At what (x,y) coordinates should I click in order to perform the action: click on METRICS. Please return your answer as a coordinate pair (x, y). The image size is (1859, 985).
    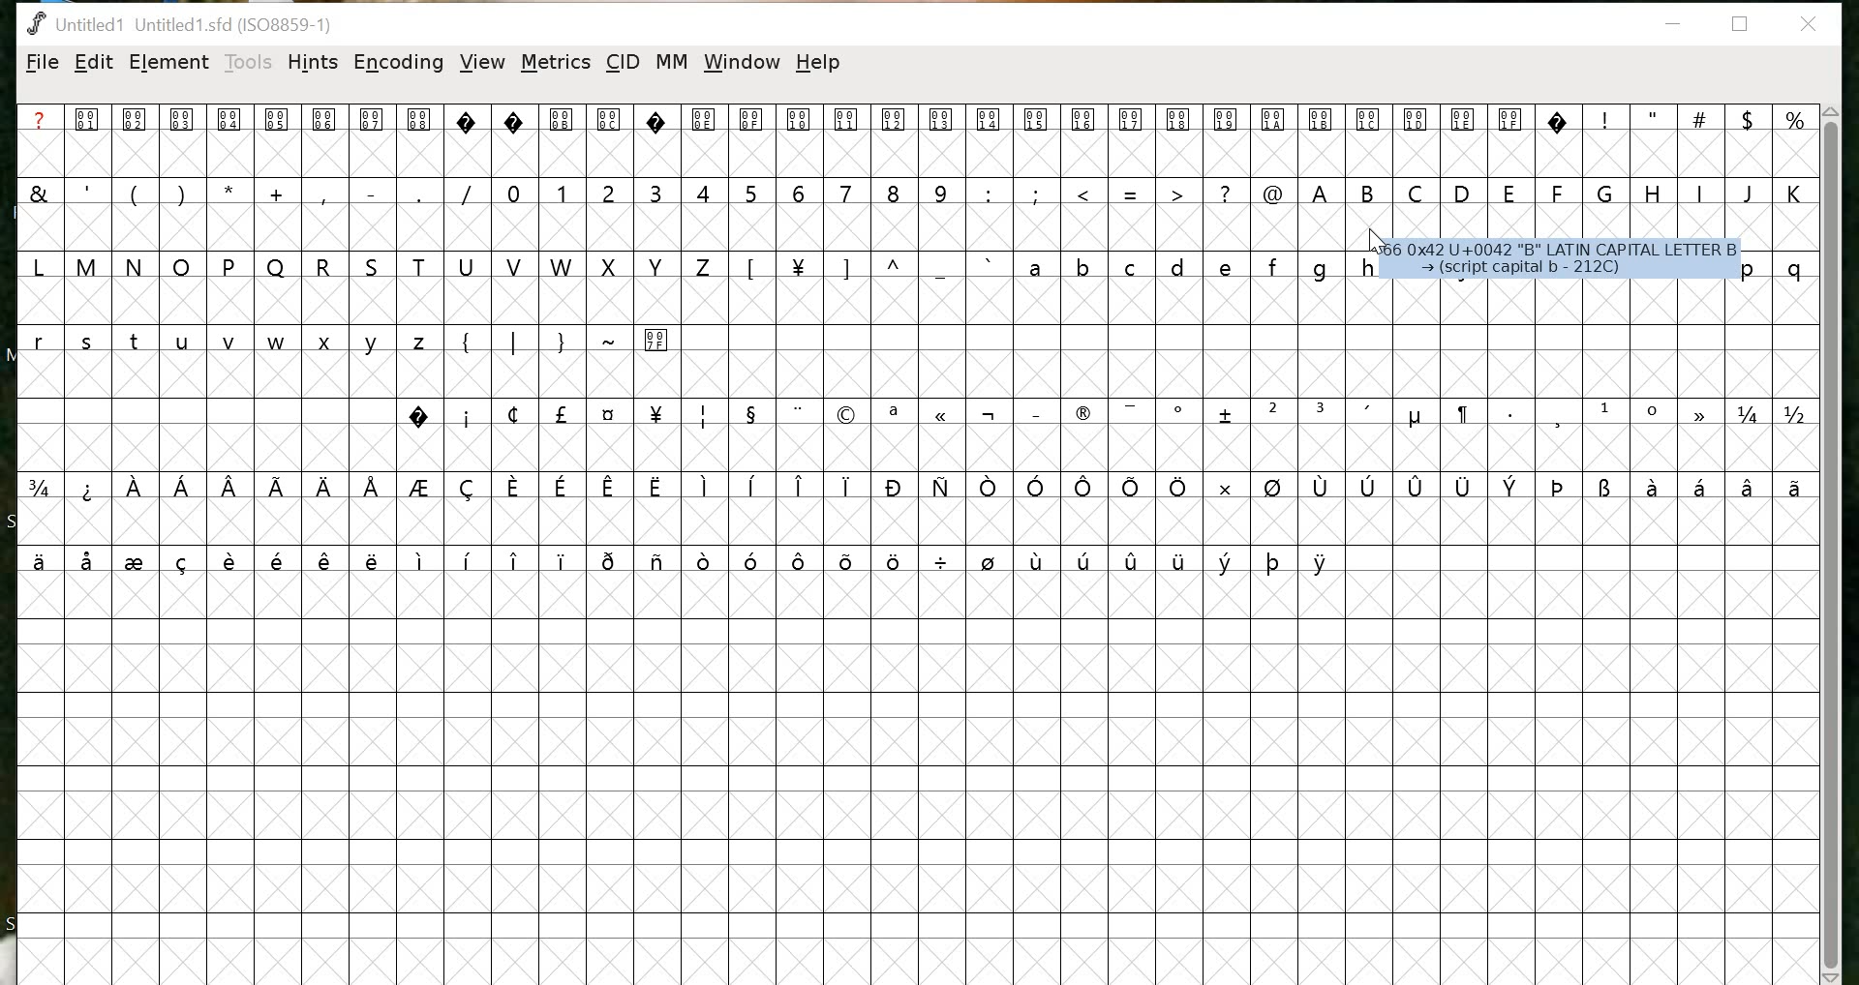
    Looking at the image, I should click on (558, 62).